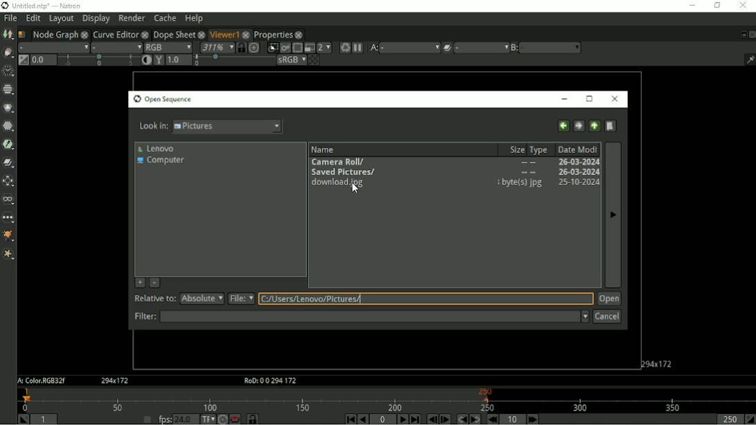 This screenshot has height=425, width=756. Describe the element at coordinates (431, 419) in the screenshot. I see `Previous frame` at that location.